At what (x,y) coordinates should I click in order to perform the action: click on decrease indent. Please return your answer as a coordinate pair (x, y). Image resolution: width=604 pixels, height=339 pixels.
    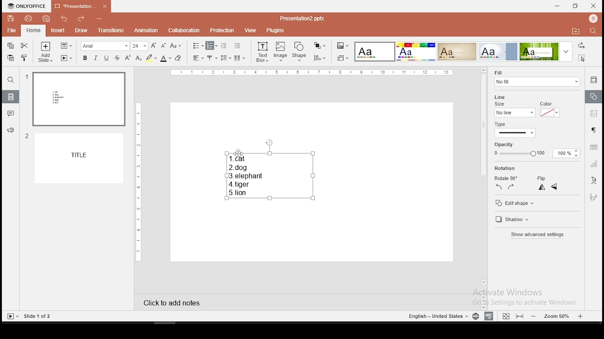
    Looking at the image, I should click on (225, 45).